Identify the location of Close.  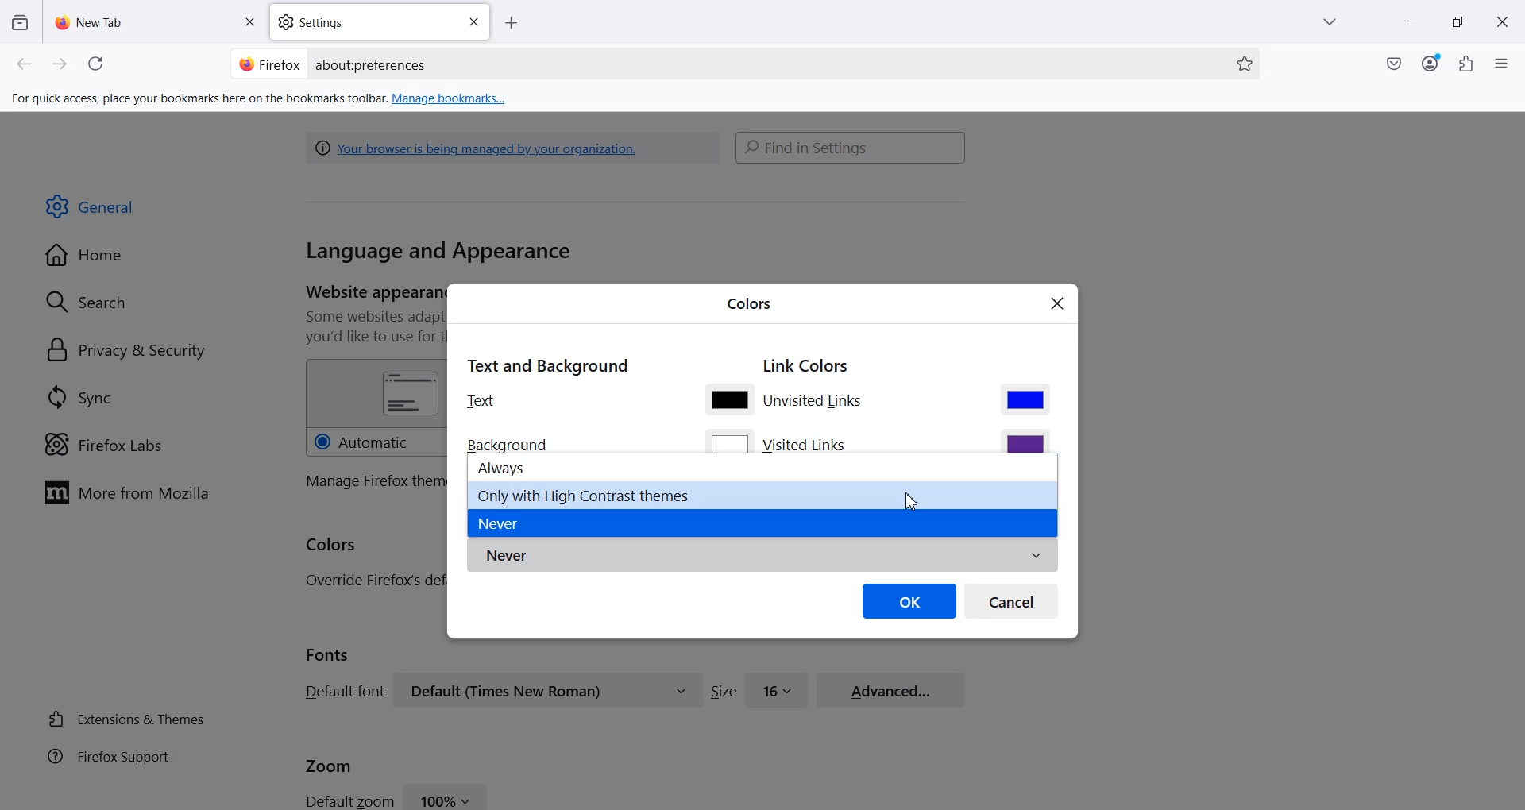
(1502, 22).